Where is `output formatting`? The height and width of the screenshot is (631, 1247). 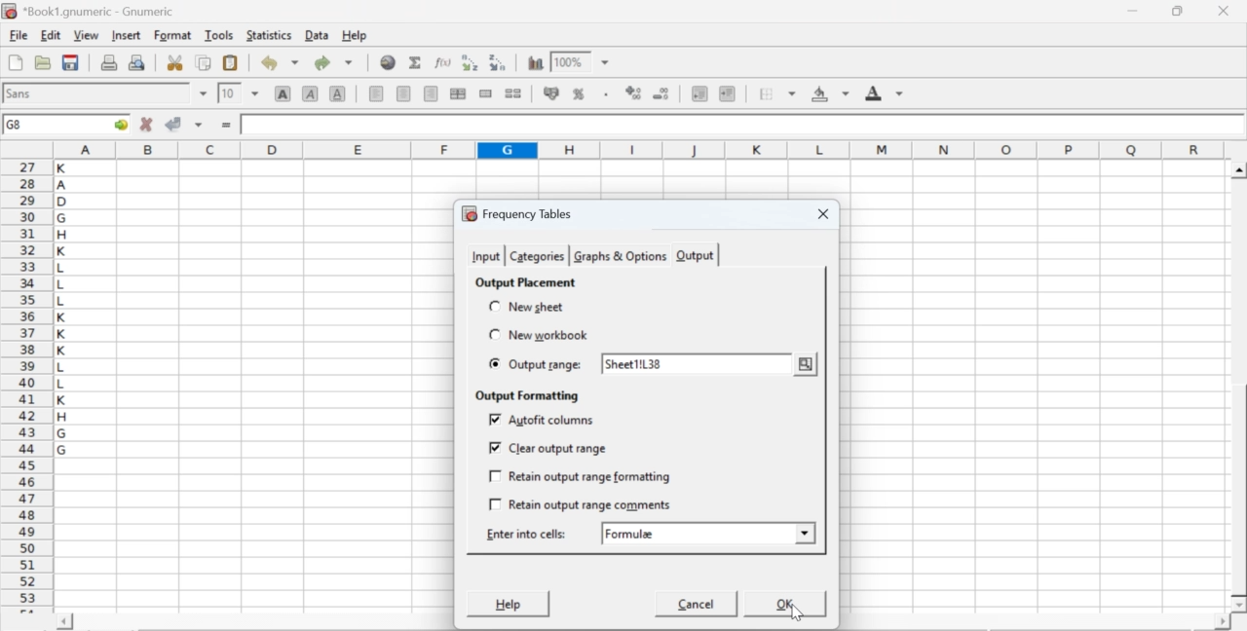
output formatting is located at coordinates (523, 396).